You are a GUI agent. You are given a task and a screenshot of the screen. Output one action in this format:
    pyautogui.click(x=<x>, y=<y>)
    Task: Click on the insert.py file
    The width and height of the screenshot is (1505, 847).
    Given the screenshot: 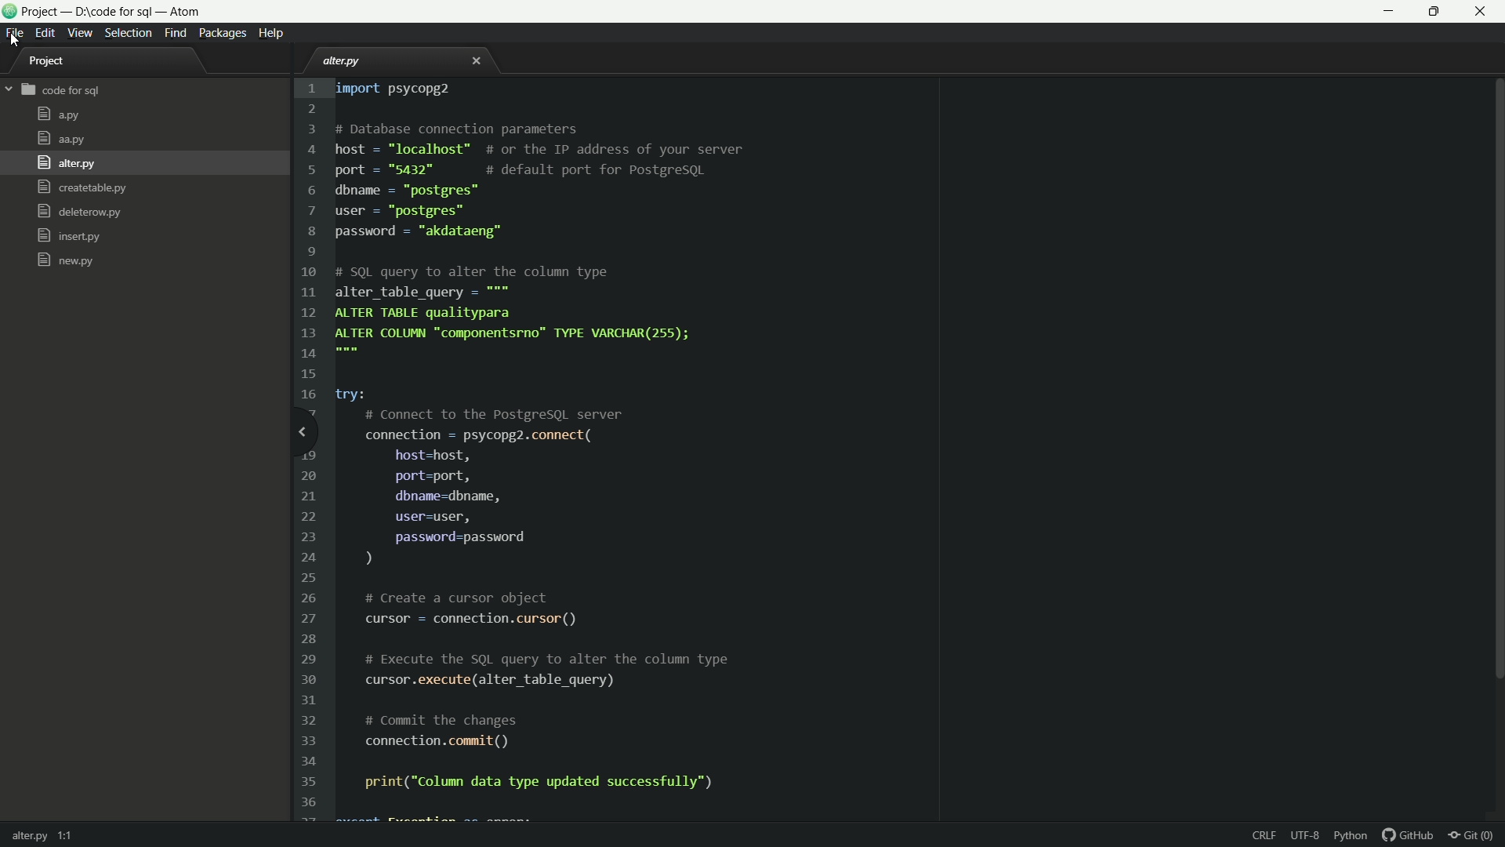 What is the action you would take?
    pyautogui.click(x=69, y=236)
    